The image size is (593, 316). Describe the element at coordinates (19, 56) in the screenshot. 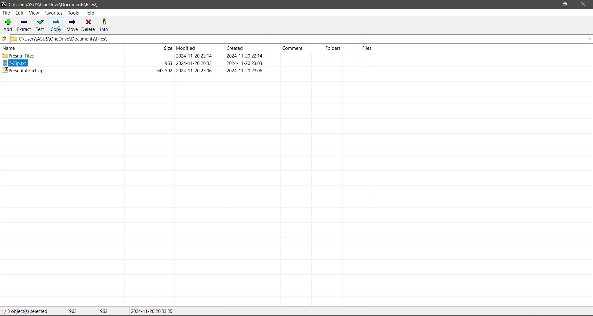

I see `Presntn Files` at that location.